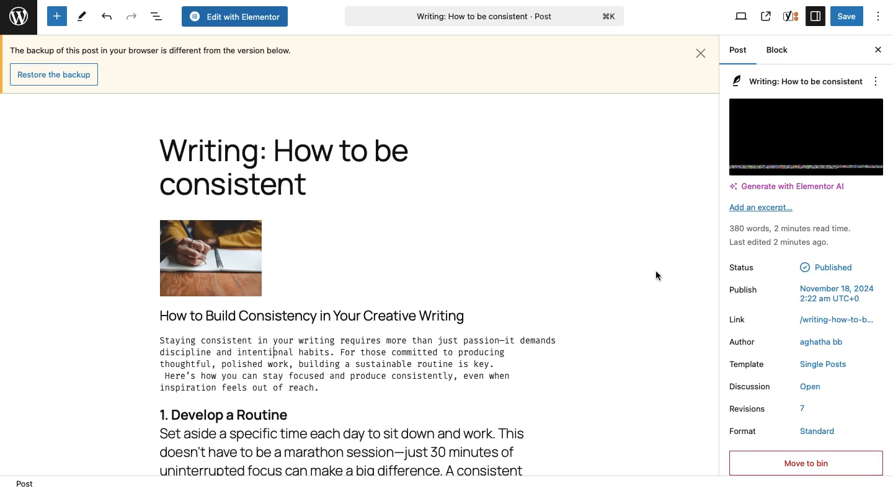  Describe the element at coordinates (234, 17) in the screenshot. I see `Edit with elementor` at that location.